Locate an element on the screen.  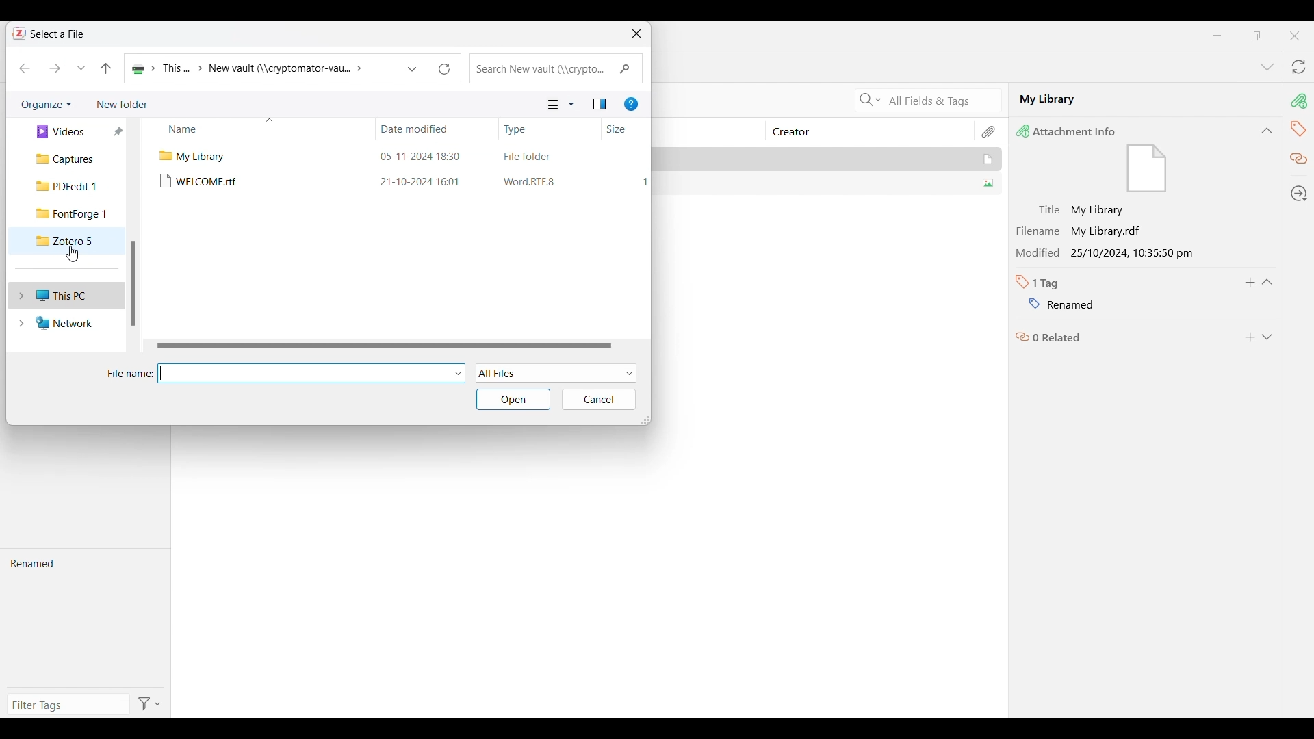
Files in selected folder is located at coordinates (199, 157).